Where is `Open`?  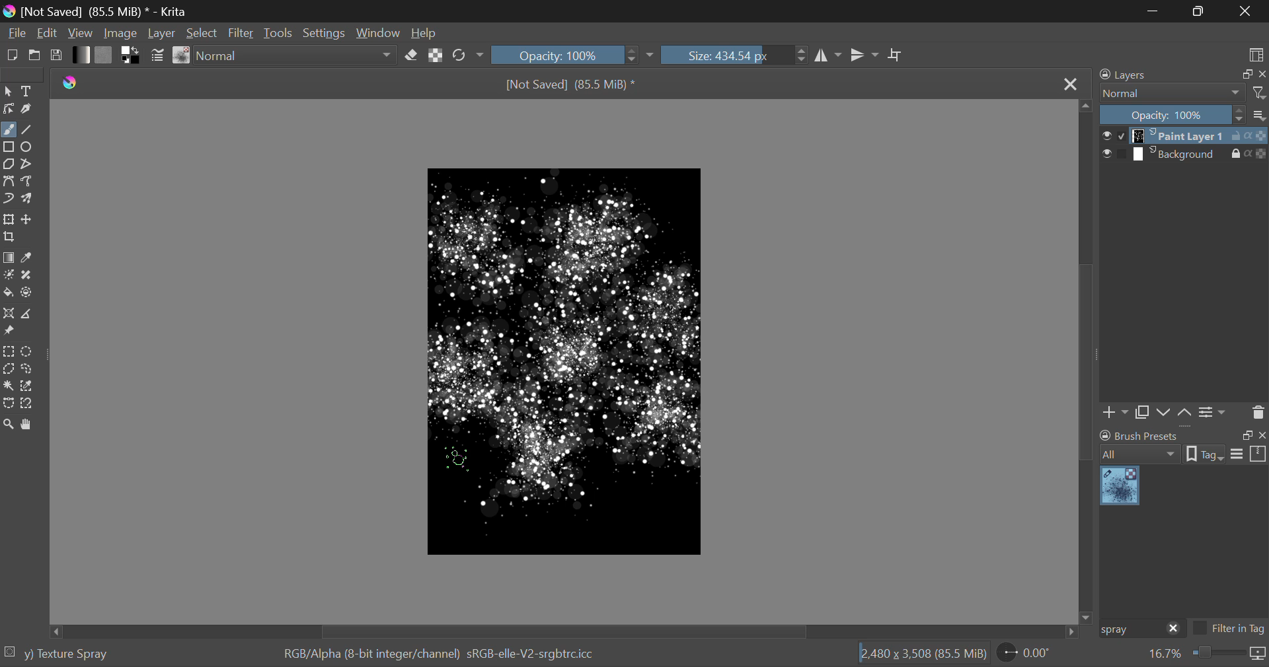
Open is located at coordinates (35, 55).